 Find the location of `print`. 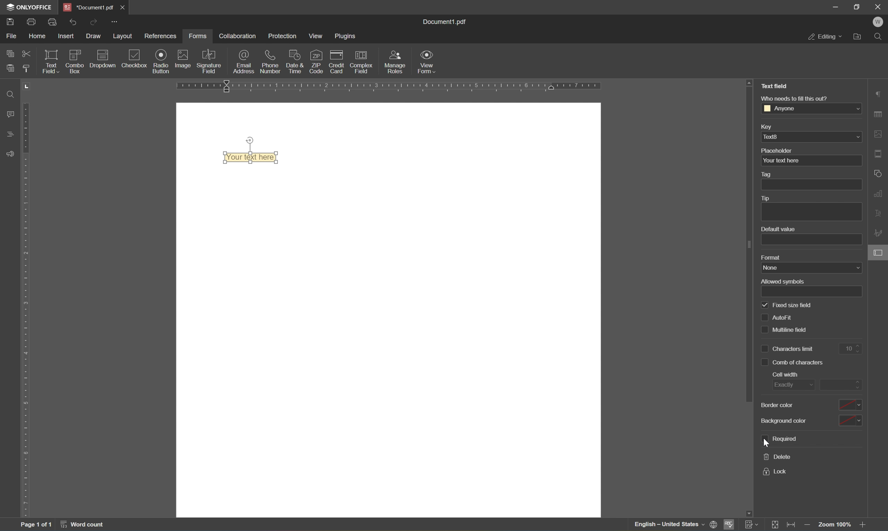

print is located at coordinates (31, 21).